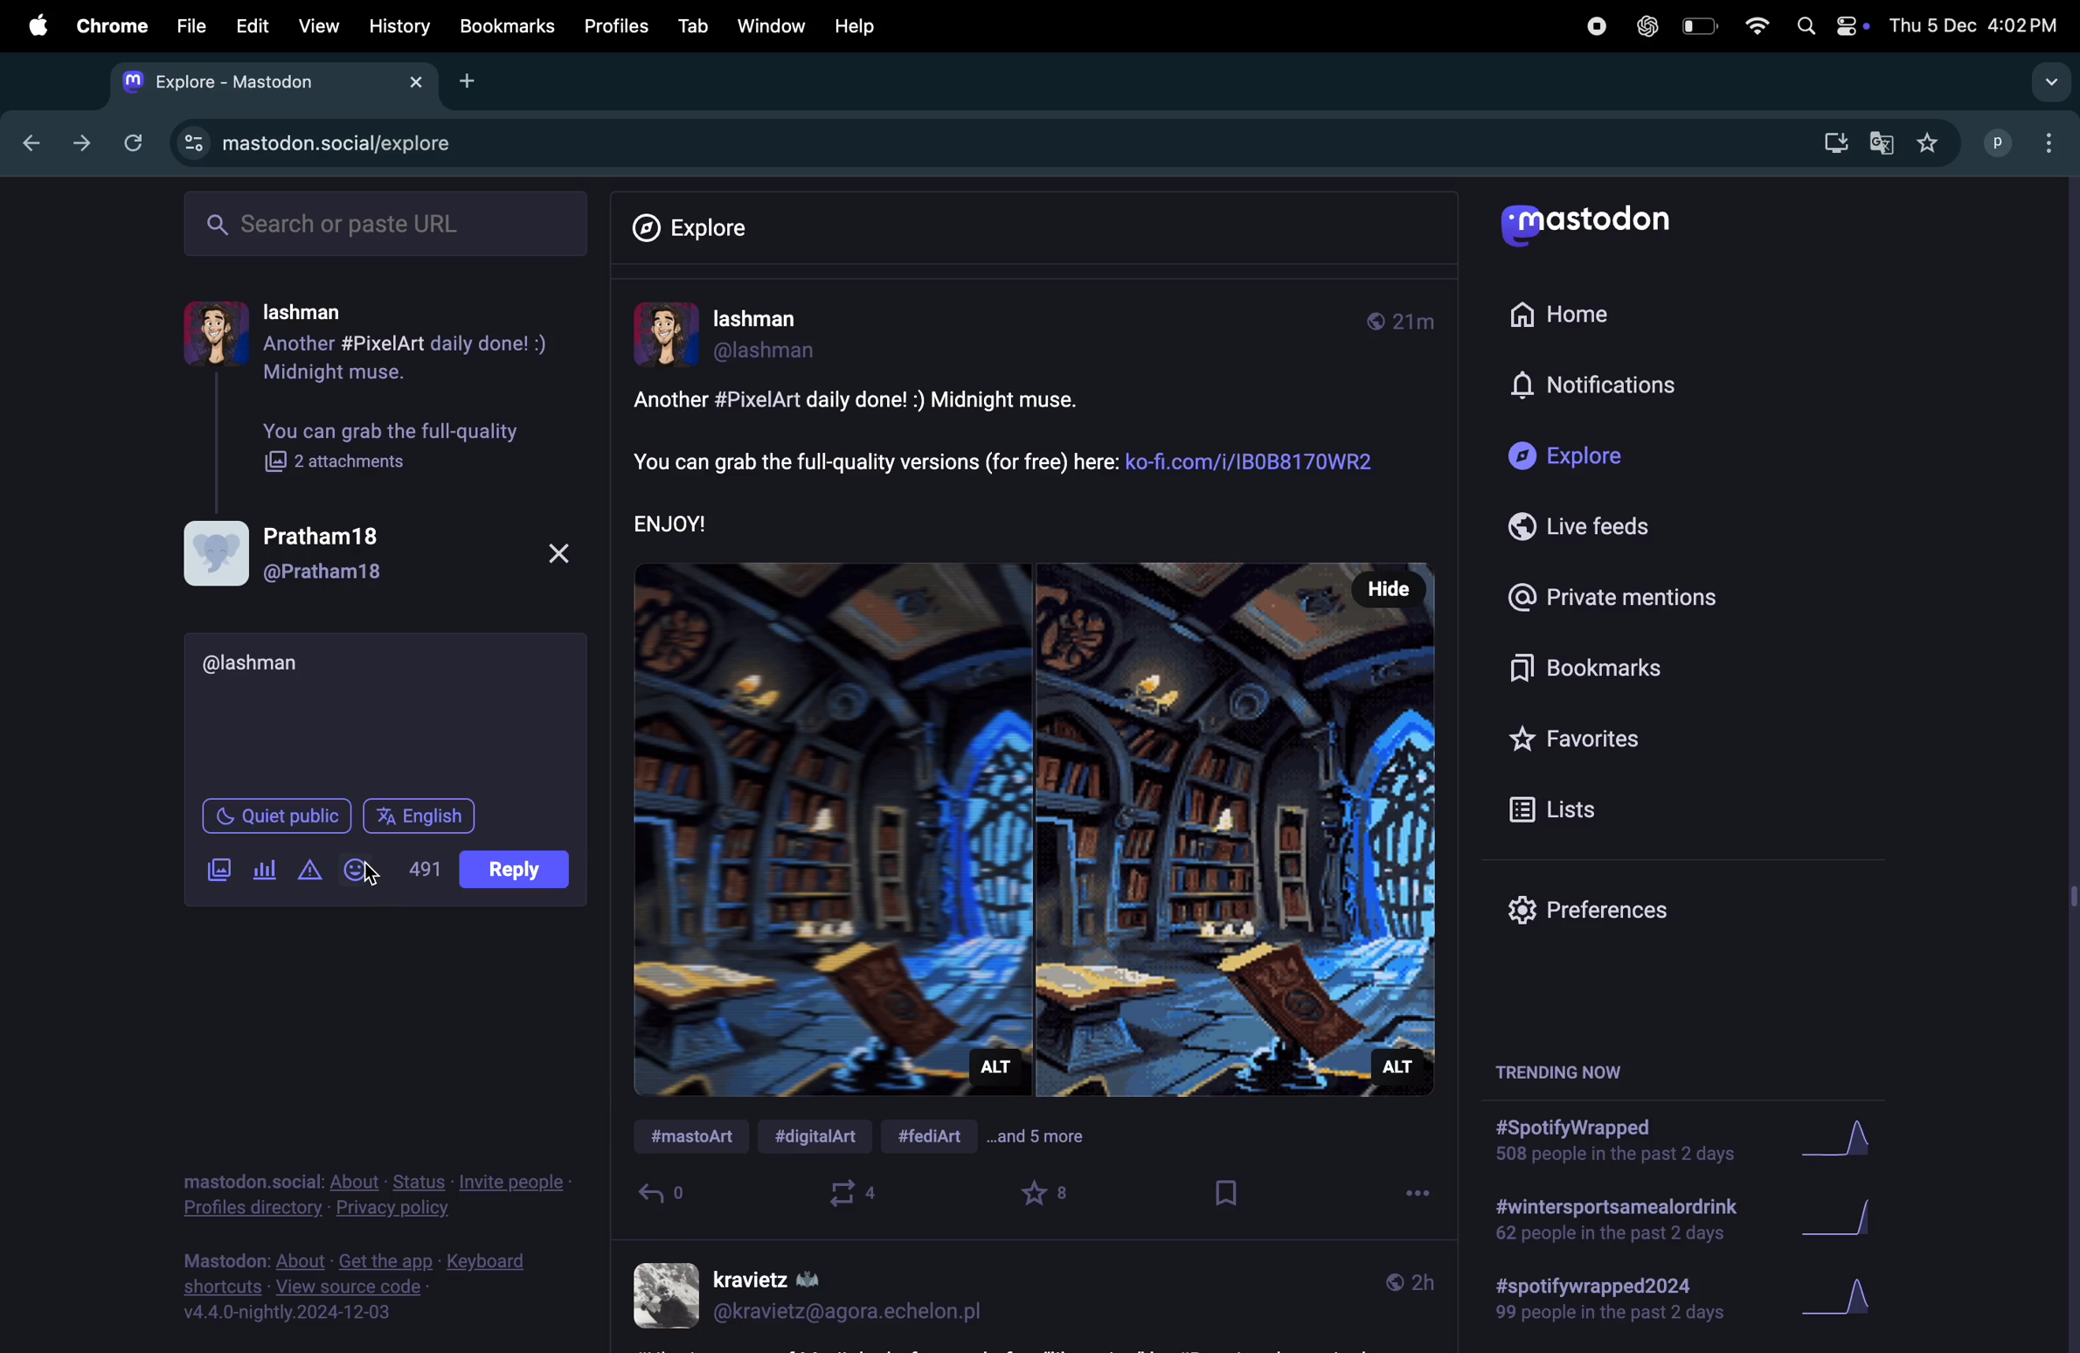 The height and width of the screenshot is (1353, 2080). What do you see at coordinates (1612, 668) in the screenshot?
I see `book marks` at bounding box center [1612, 668].